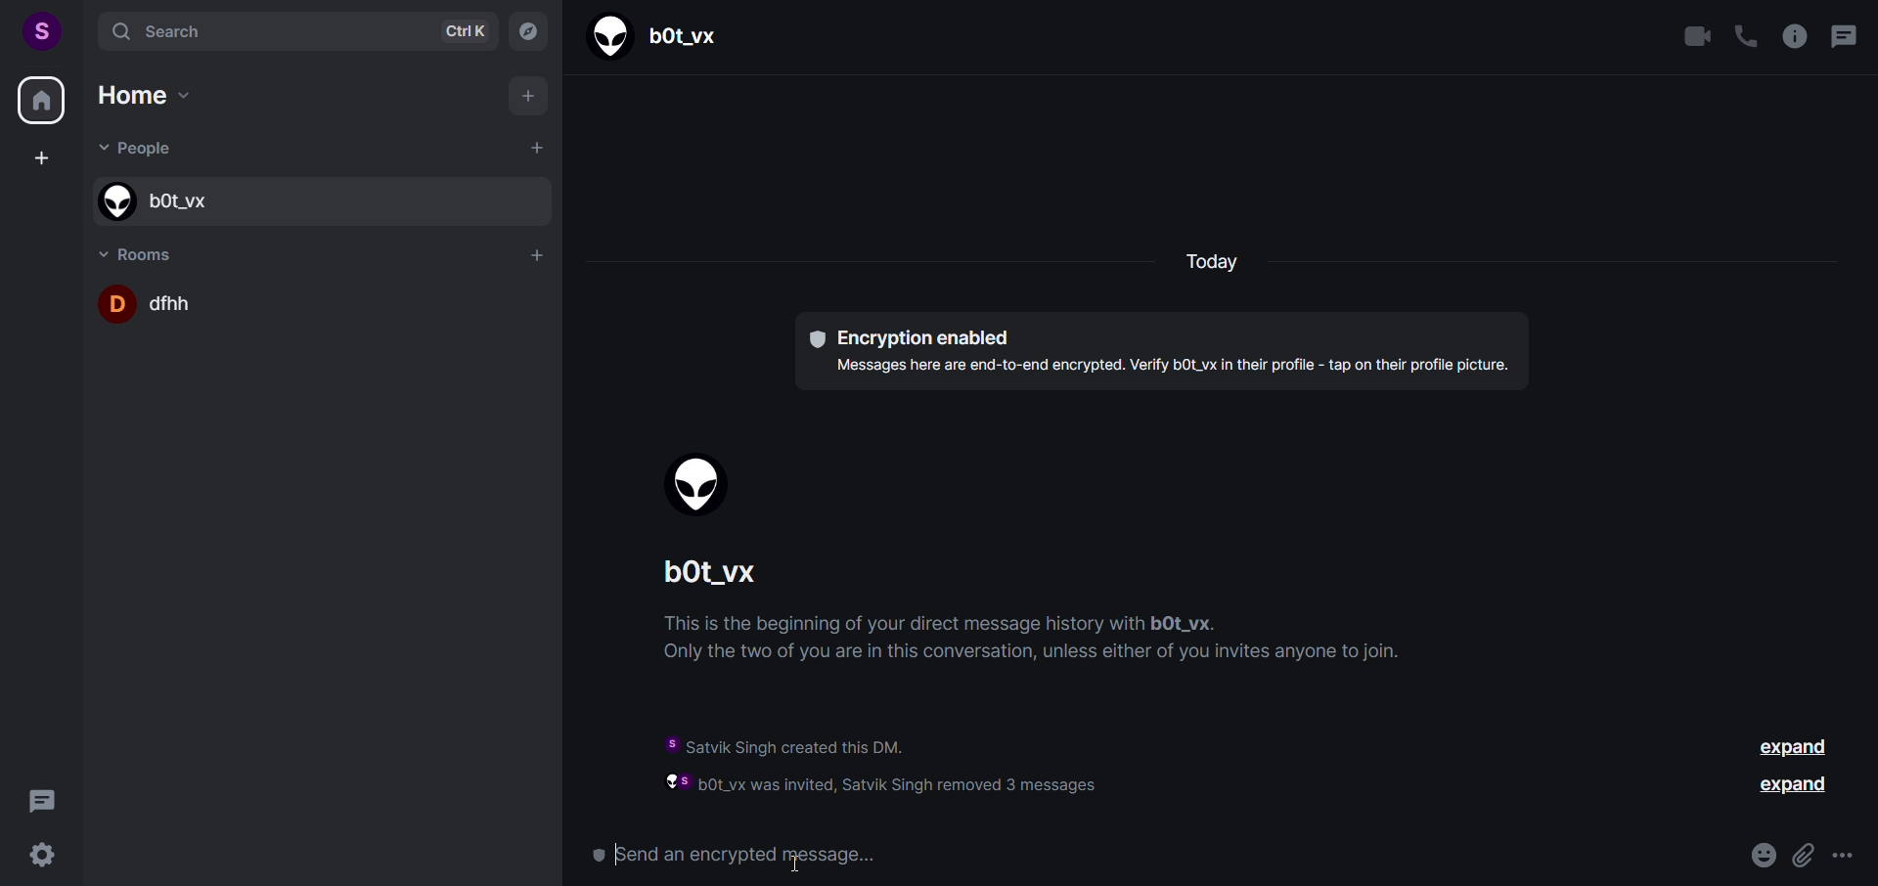 This screenshot has width=1878, height=886. I want to click on room name, so click(323, 303).